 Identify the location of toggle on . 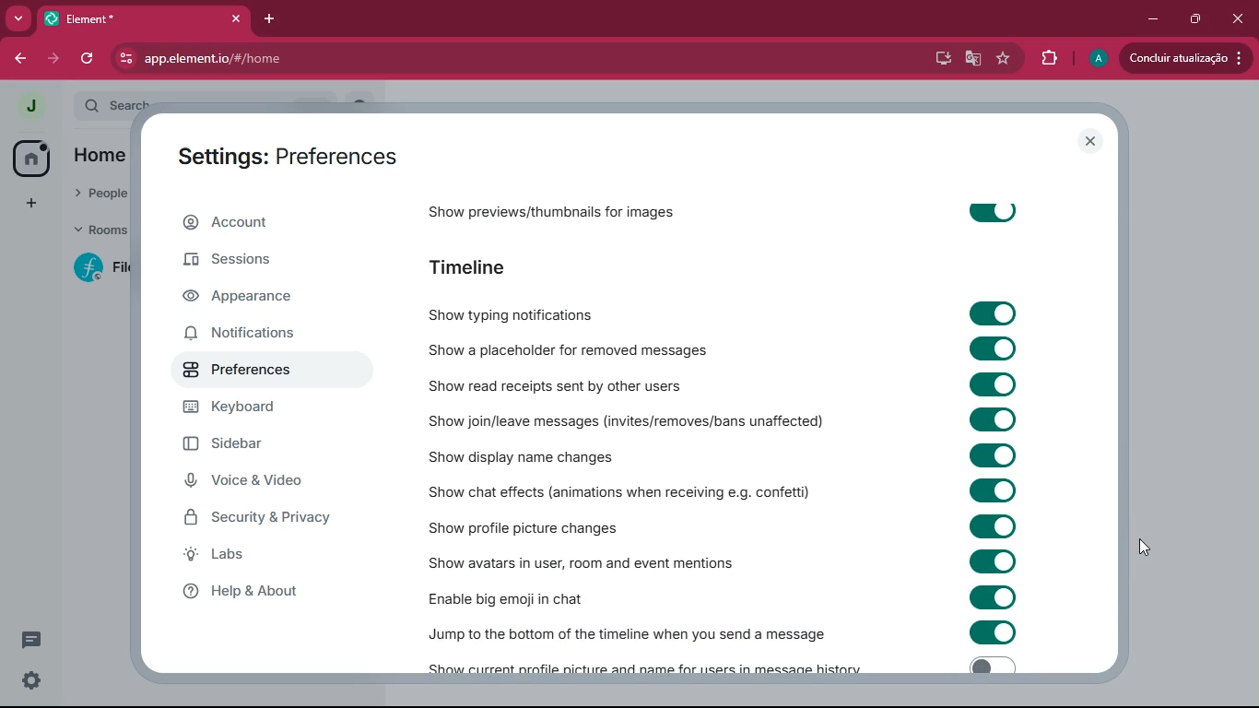
(989, 631).